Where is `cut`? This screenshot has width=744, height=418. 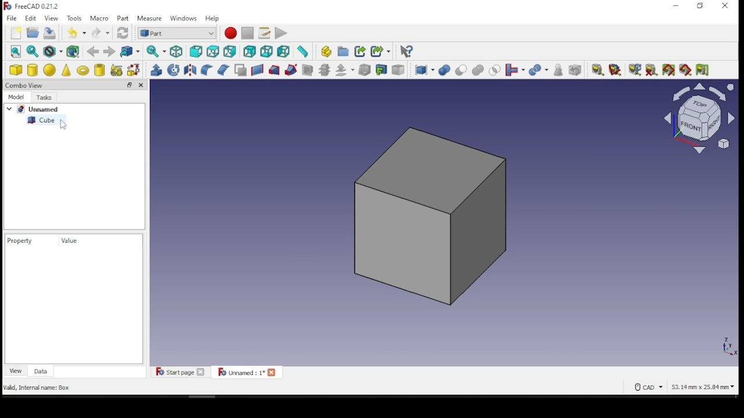
cut is located at coordinates (462, 70).